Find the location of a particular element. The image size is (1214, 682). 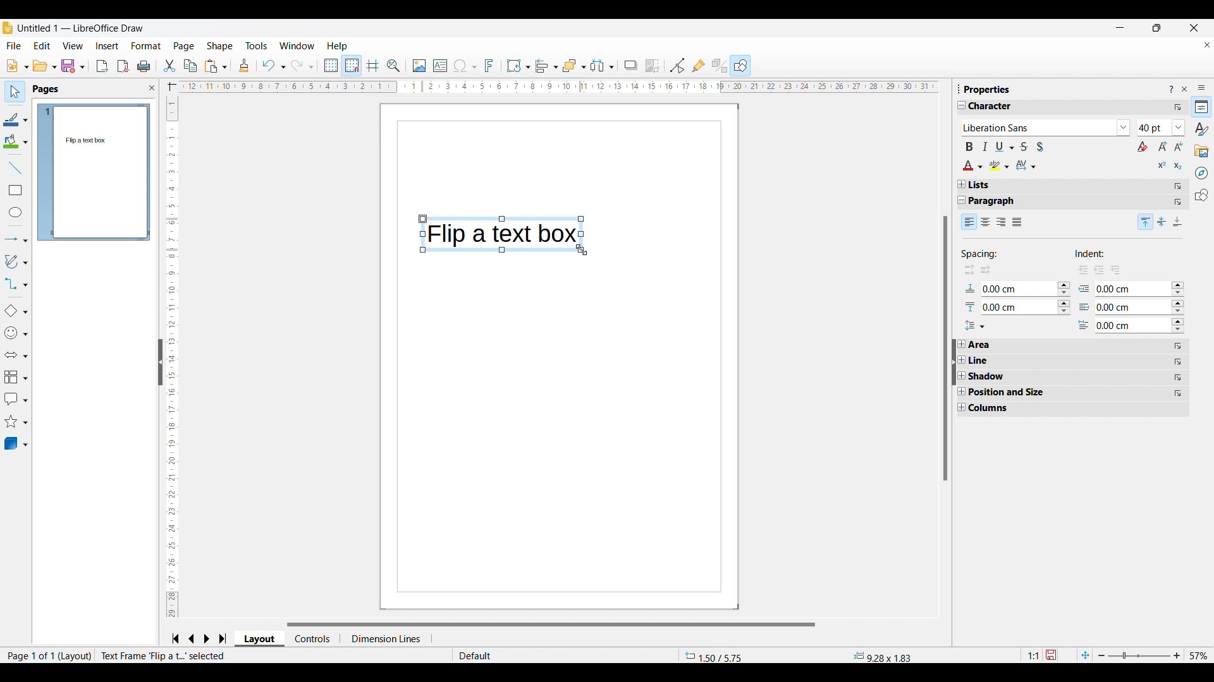

9.28x1.83 is located at coordinates (882, 656).